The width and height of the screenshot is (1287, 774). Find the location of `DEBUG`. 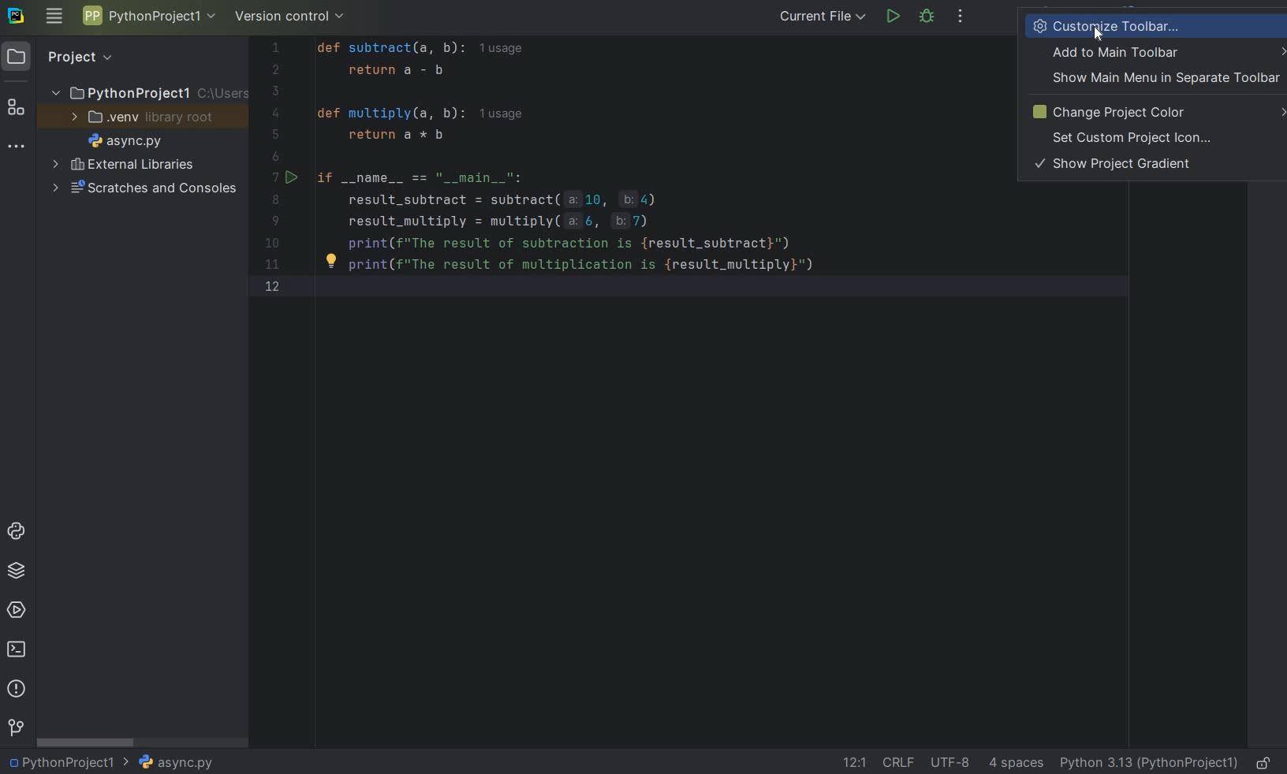

DEBUG is located at coordinates (930, 19).